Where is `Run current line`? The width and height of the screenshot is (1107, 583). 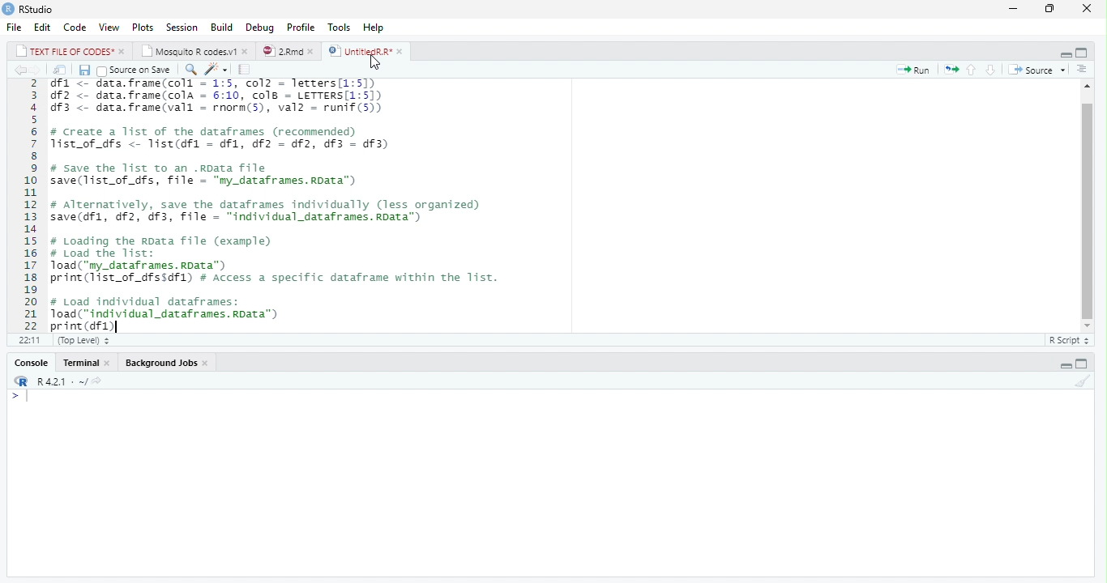 Run current line is located at coordinates (914, 70).